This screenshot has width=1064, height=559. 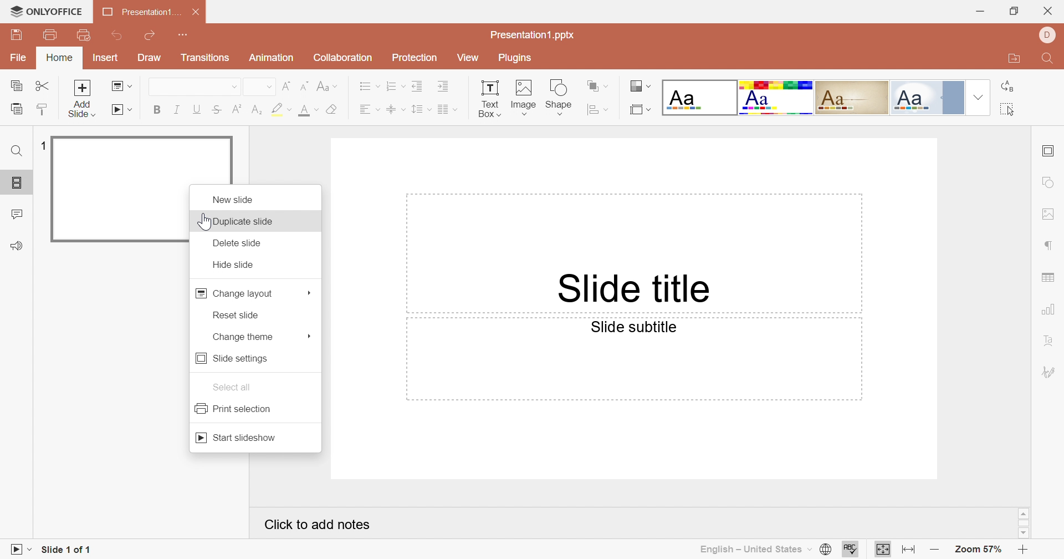 I want to click on Drop Down, so click(x=131, y=86).